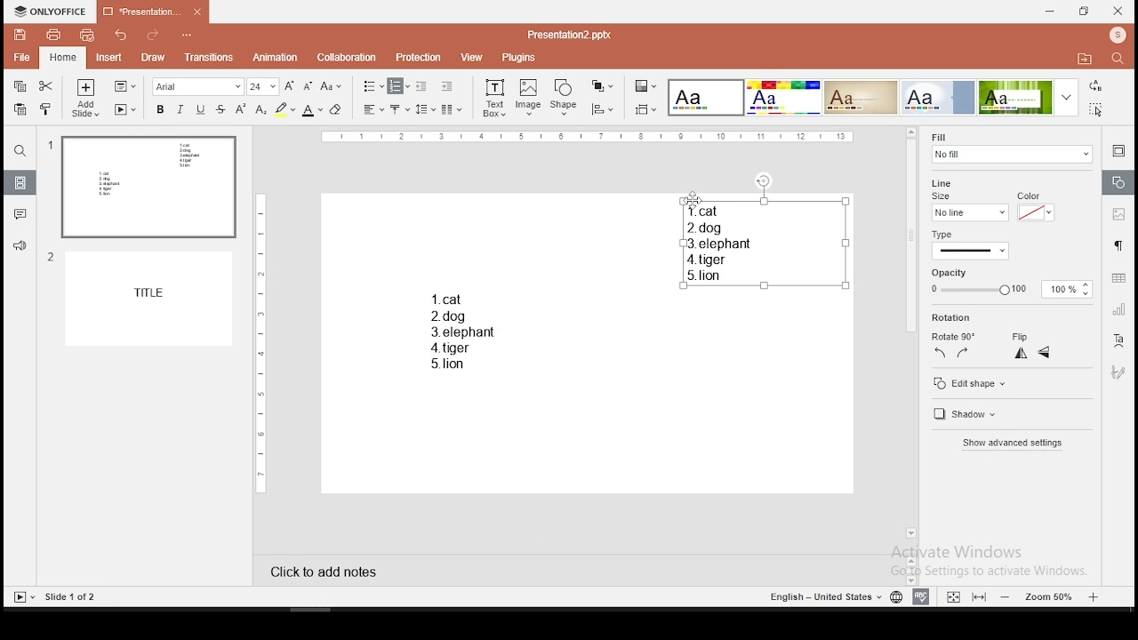 This screenshot has height=640, width=1138. What do you see at coordinates (894, 596) in the screenshot?
I see `language` at bounding box center [894, 596].